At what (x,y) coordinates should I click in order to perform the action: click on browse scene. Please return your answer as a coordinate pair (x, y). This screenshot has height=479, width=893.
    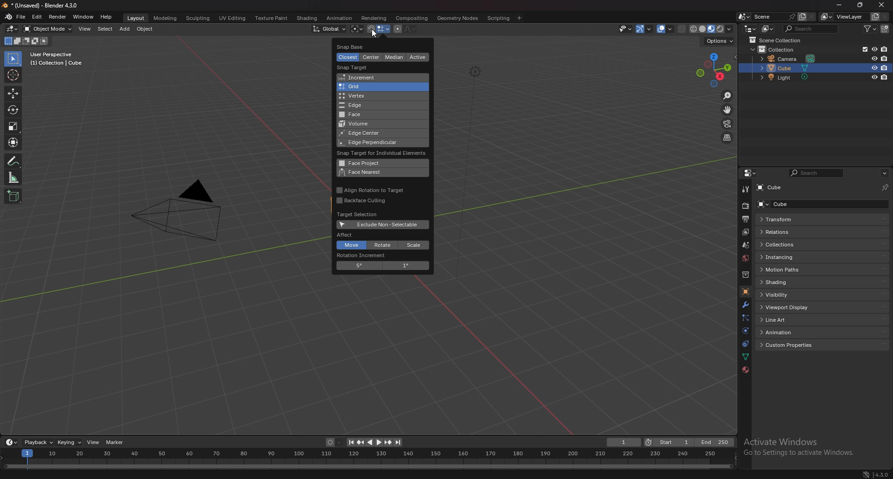
    Looking at the image, I should click on (744, 16).